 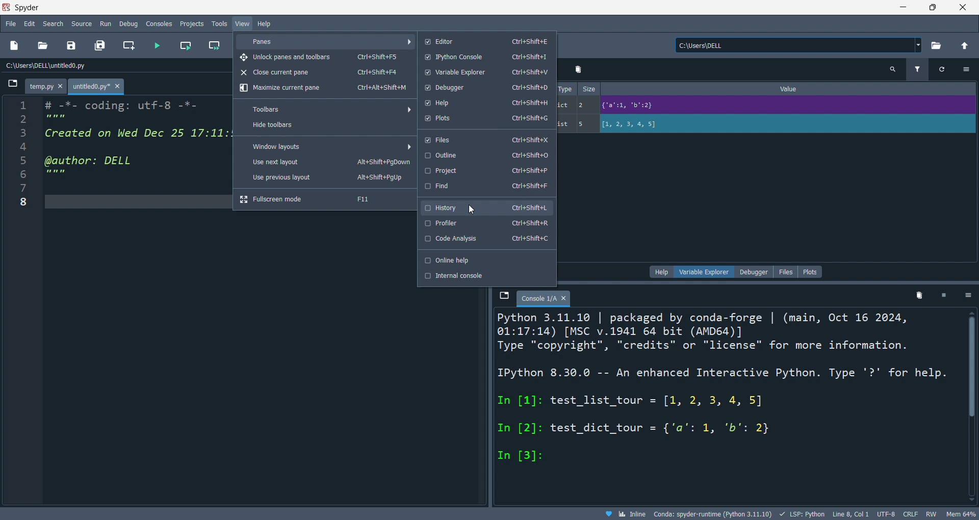 What do you see at coordinates (107, 24) in the screenshot?
I see `run` at bounding box center [107, 24].